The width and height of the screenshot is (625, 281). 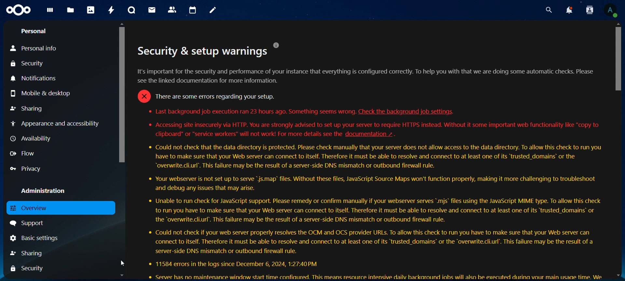 What do you see at coordinates (35, 207) in the screenshot?
I see `overview` at bounding box center [35, 207].